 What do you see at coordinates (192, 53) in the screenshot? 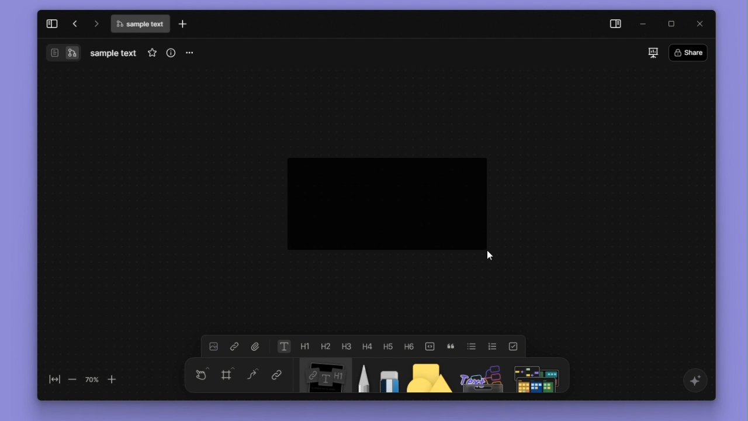
I see `more options` at bounding box center [192, 53].